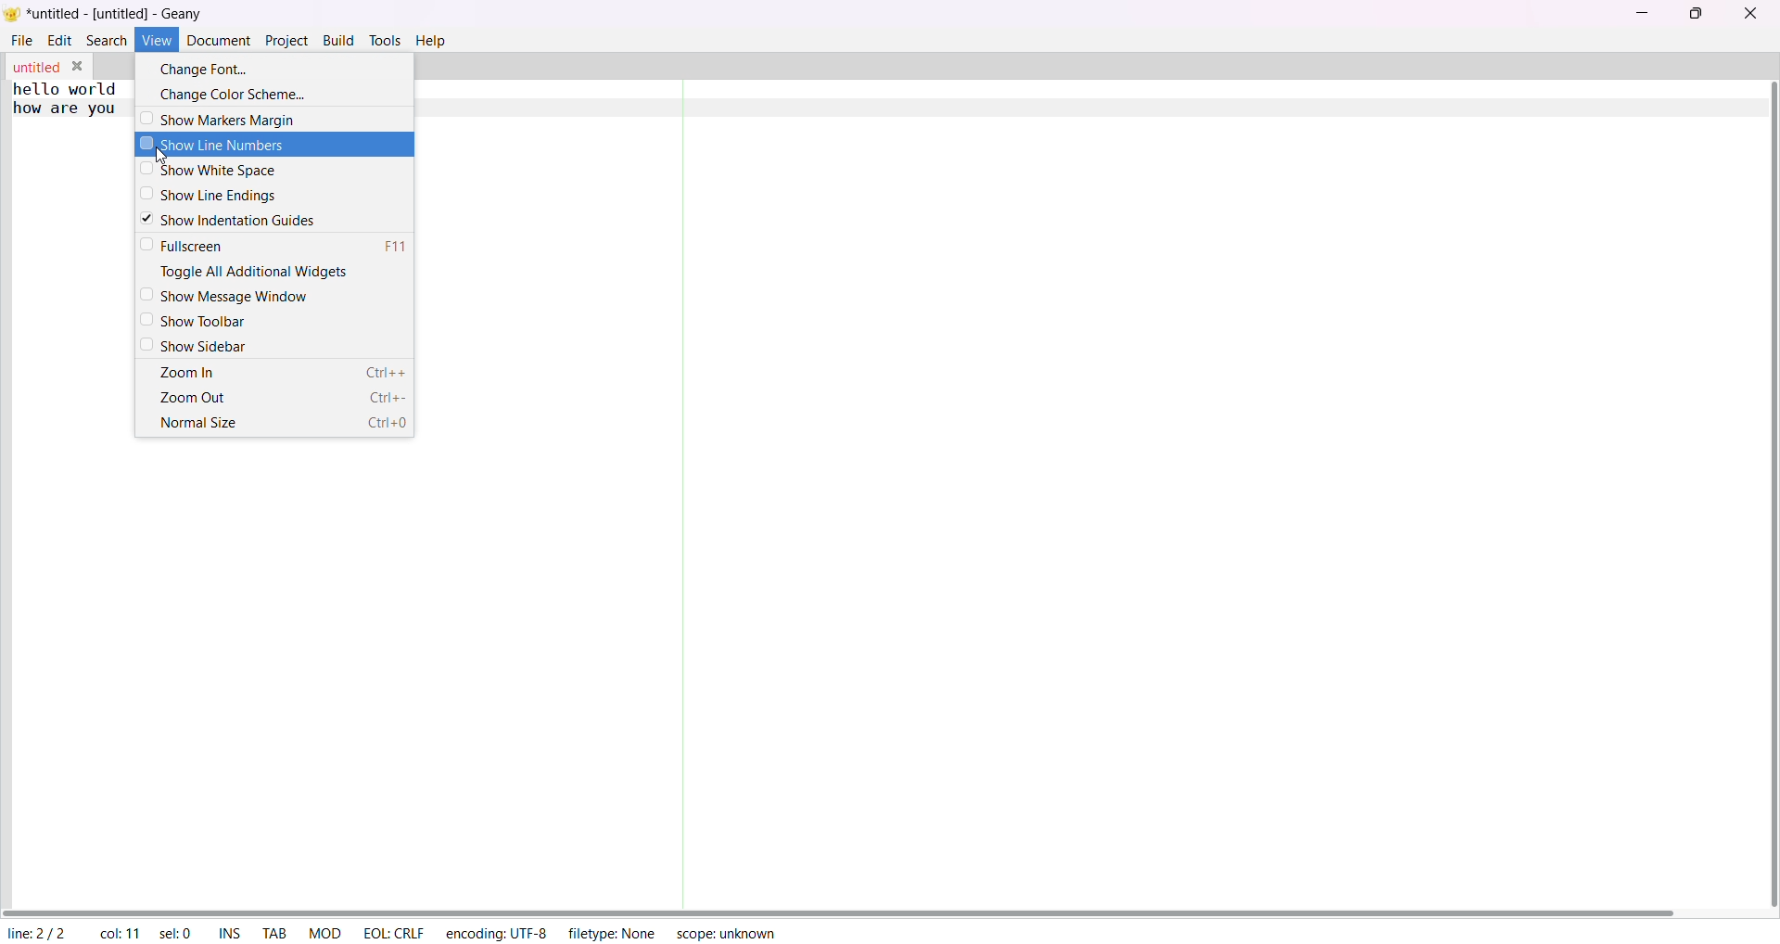  Describe the element at coordinates (385, 40) in the screenshot. I see `tolls` at that location.